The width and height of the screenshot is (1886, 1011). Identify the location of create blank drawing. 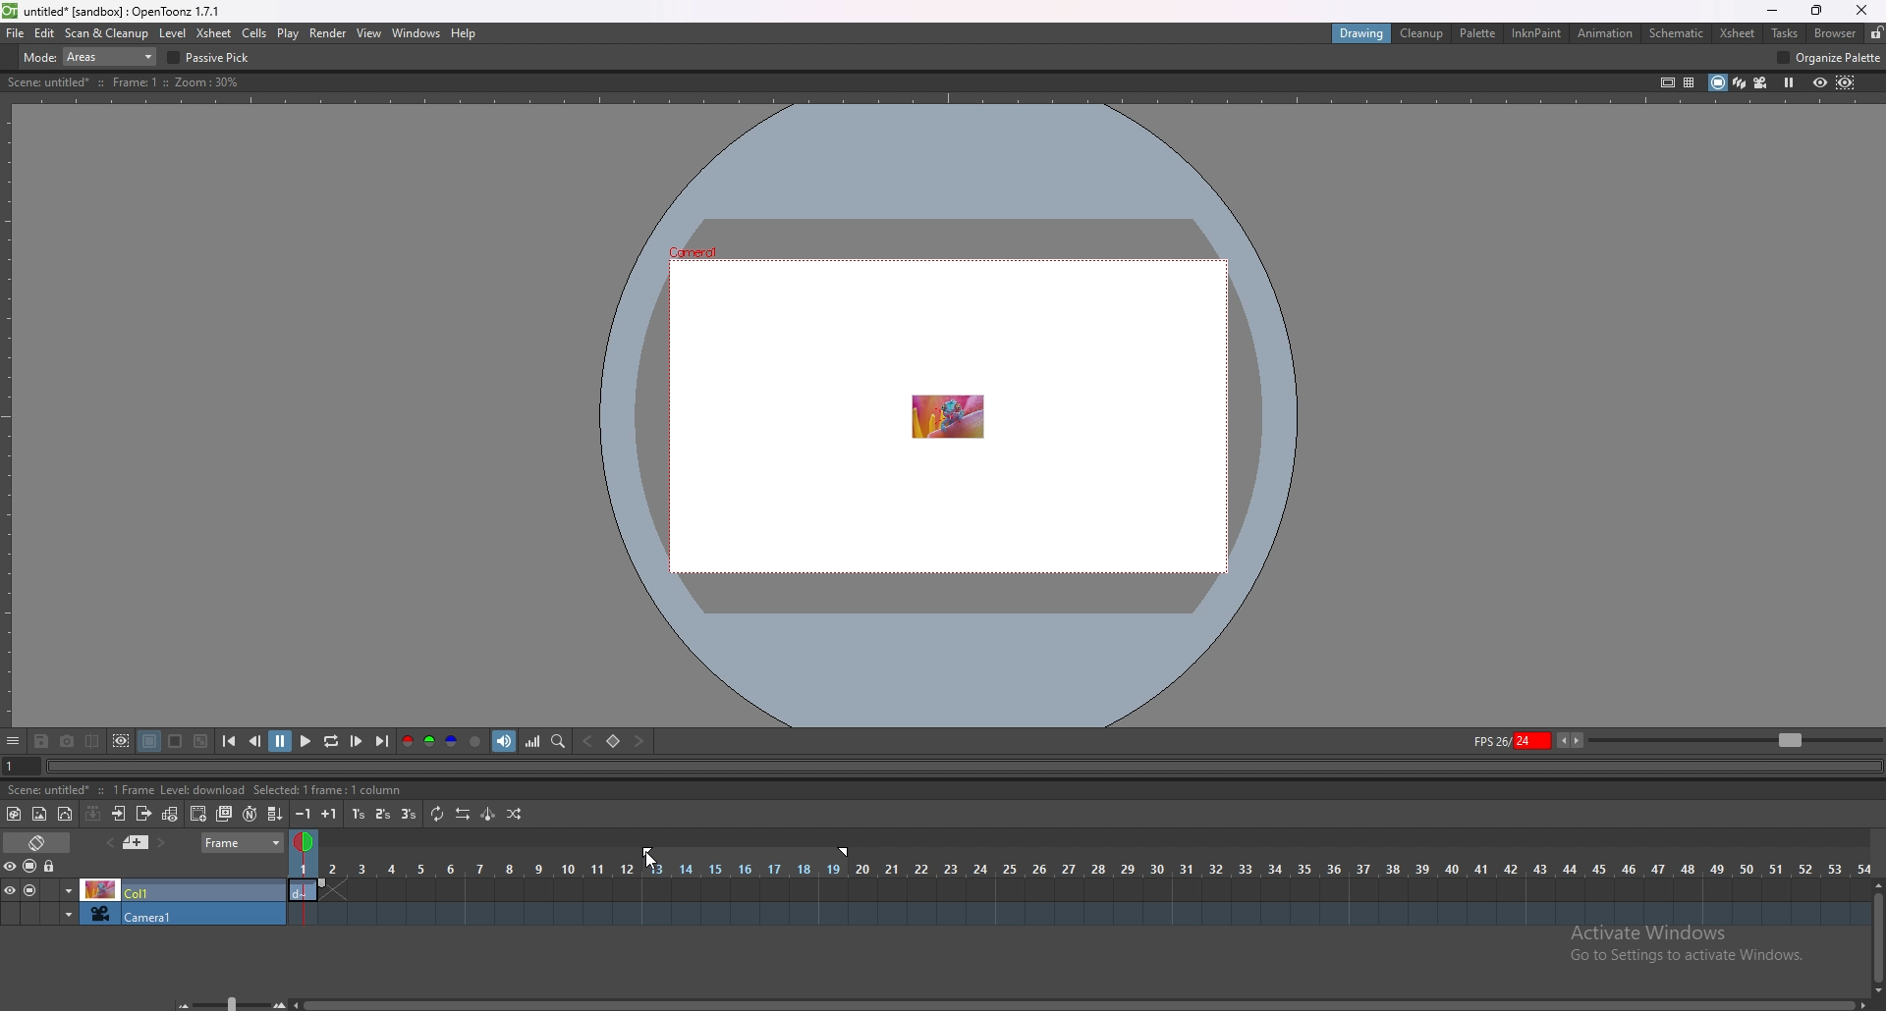
(198, 814).